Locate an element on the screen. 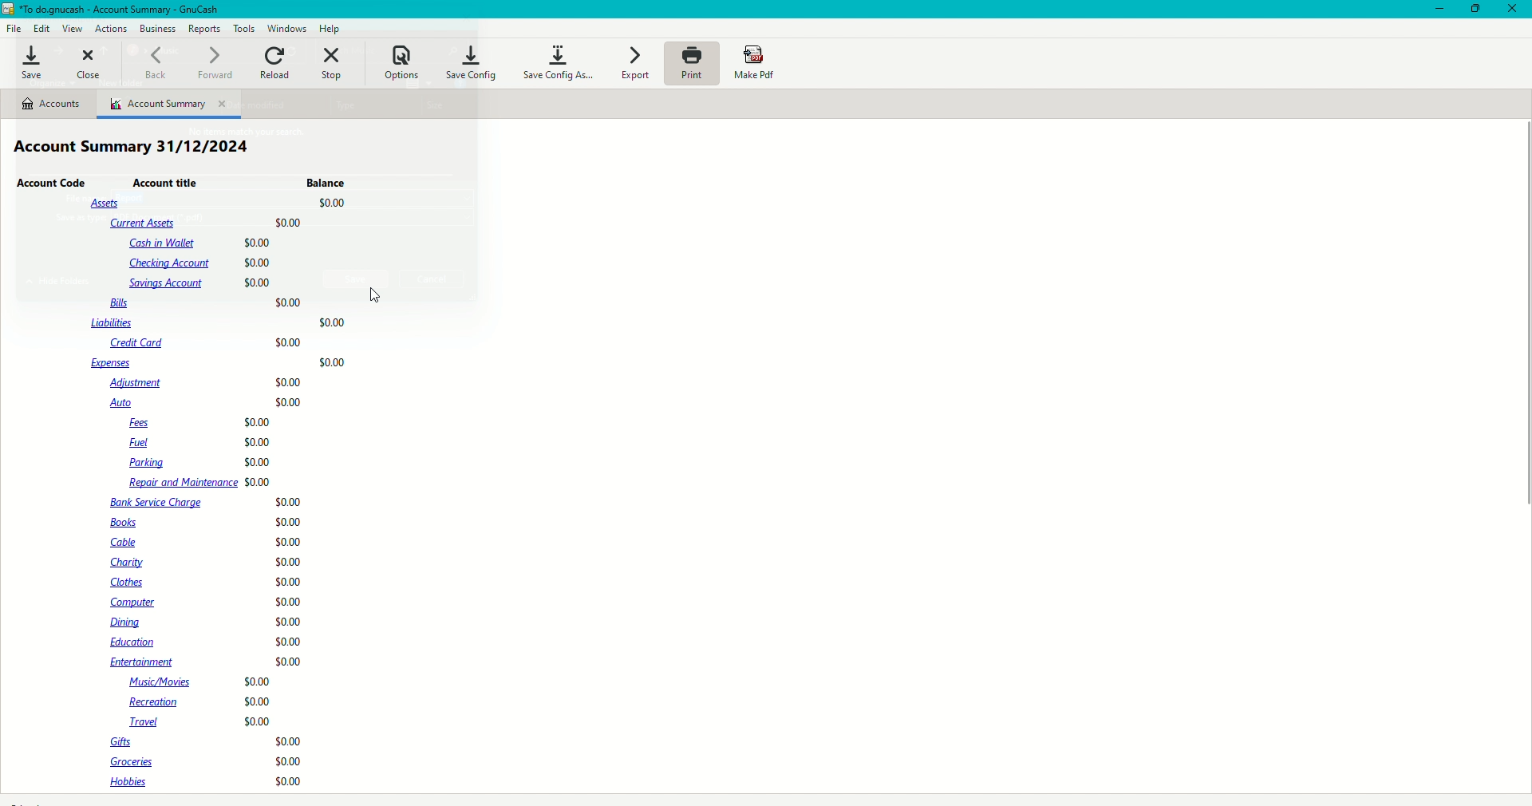  Options is located at coordinates (401, 61).